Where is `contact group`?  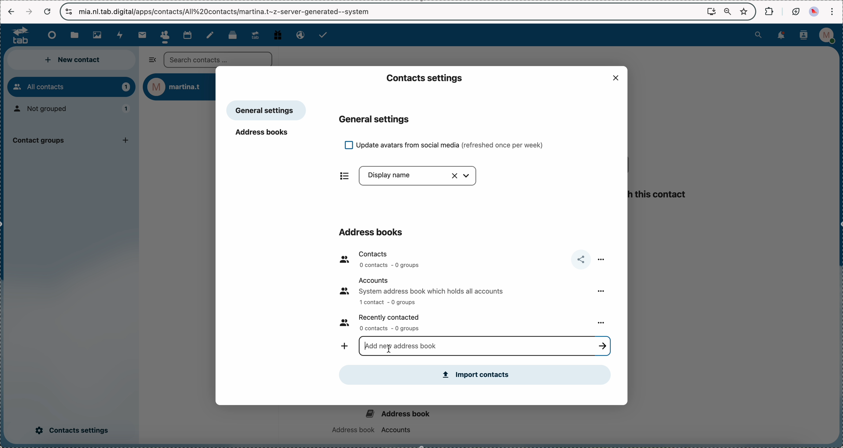
contact group is located at coordinates (71, 142).